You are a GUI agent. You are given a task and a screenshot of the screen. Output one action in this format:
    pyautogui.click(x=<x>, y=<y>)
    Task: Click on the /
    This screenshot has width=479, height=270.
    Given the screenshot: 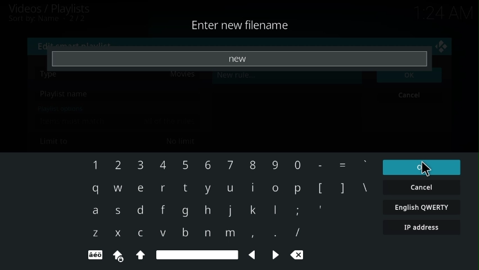 What is the action you would take?
    pyautogui.click(x=296, y=232)
    